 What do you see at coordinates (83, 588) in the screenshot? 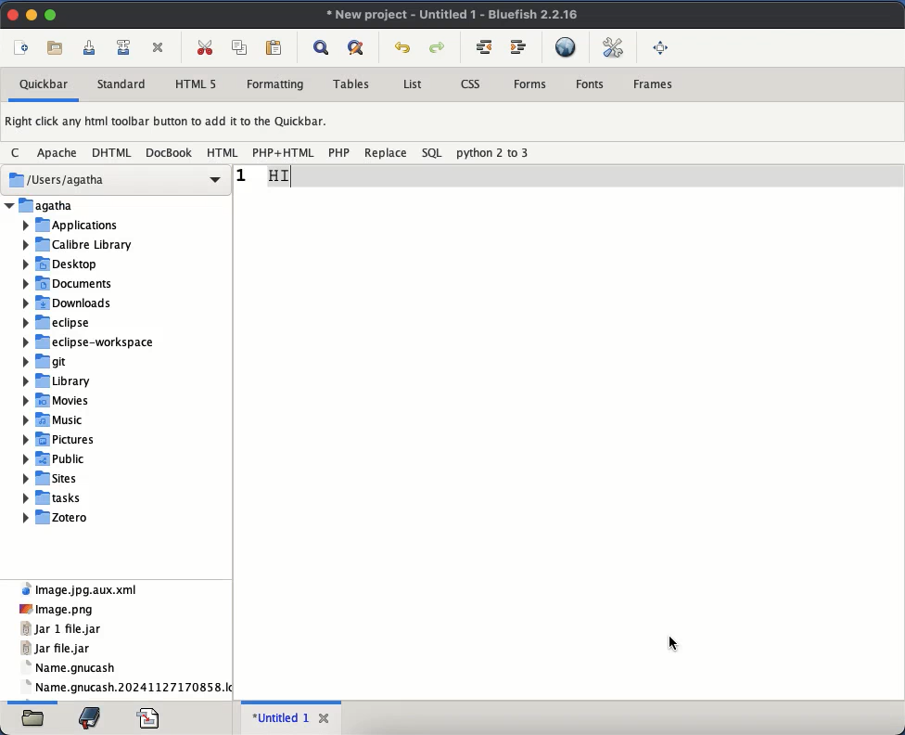
I see `xml` at bounding box center [83, 588].